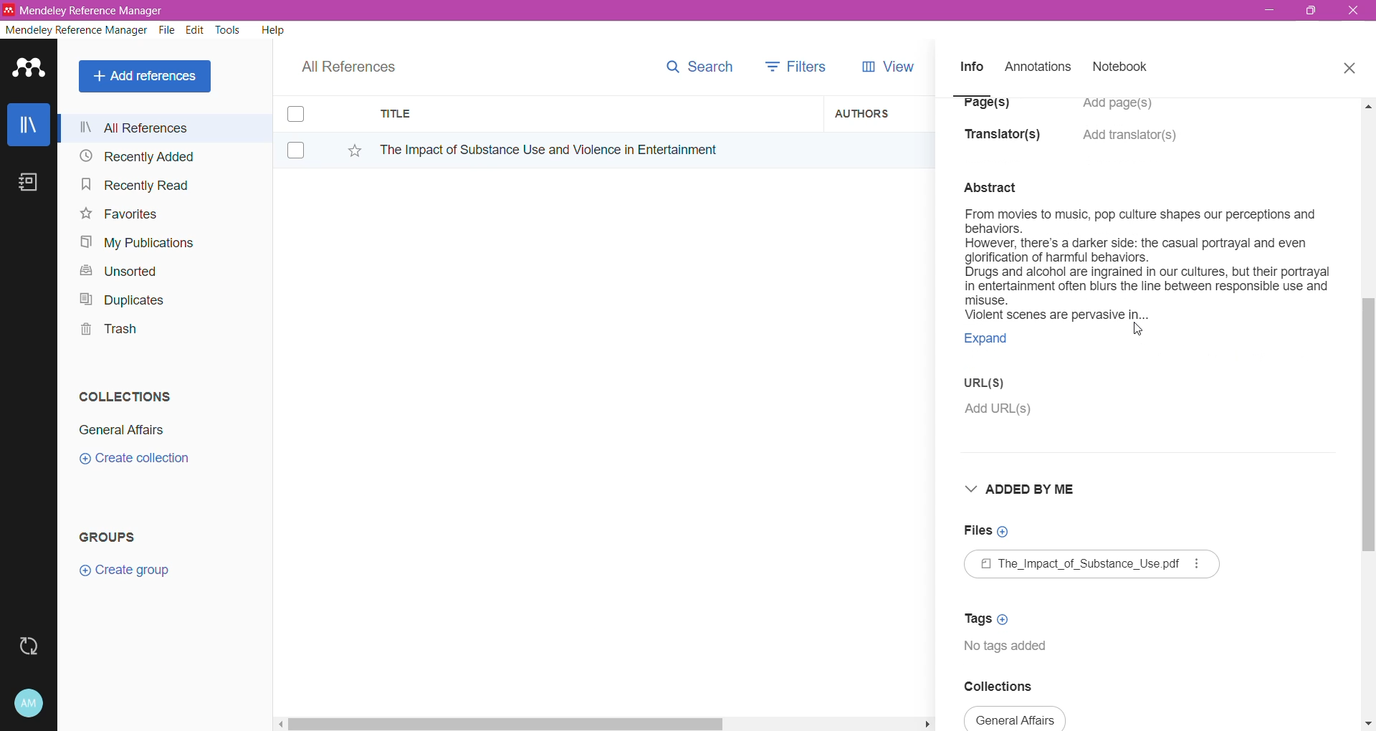 The width and height of the screenshot is (1376, 731). What do you see at coordinates (1132, 143) in the screenshot?
I see `Click to Add translators` at bounding box center [1132, 143].